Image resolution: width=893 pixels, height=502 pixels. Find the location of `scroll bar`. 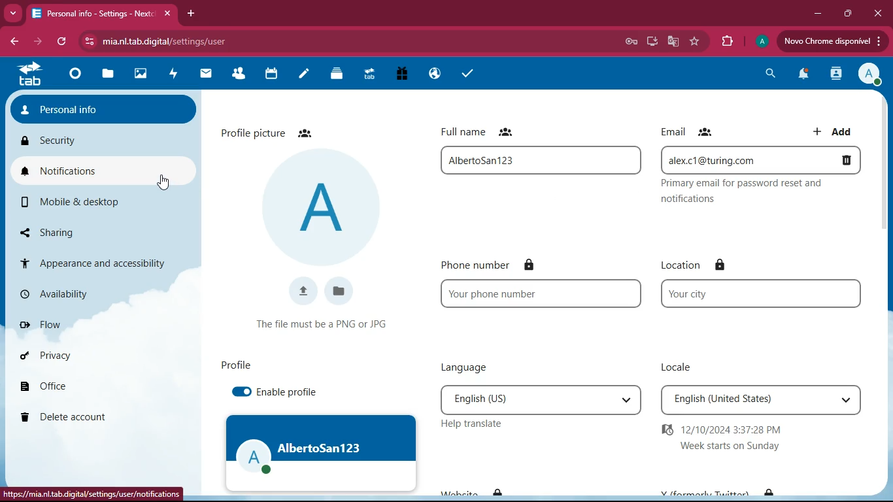

scroll bar is located at coordinates (885, 163).